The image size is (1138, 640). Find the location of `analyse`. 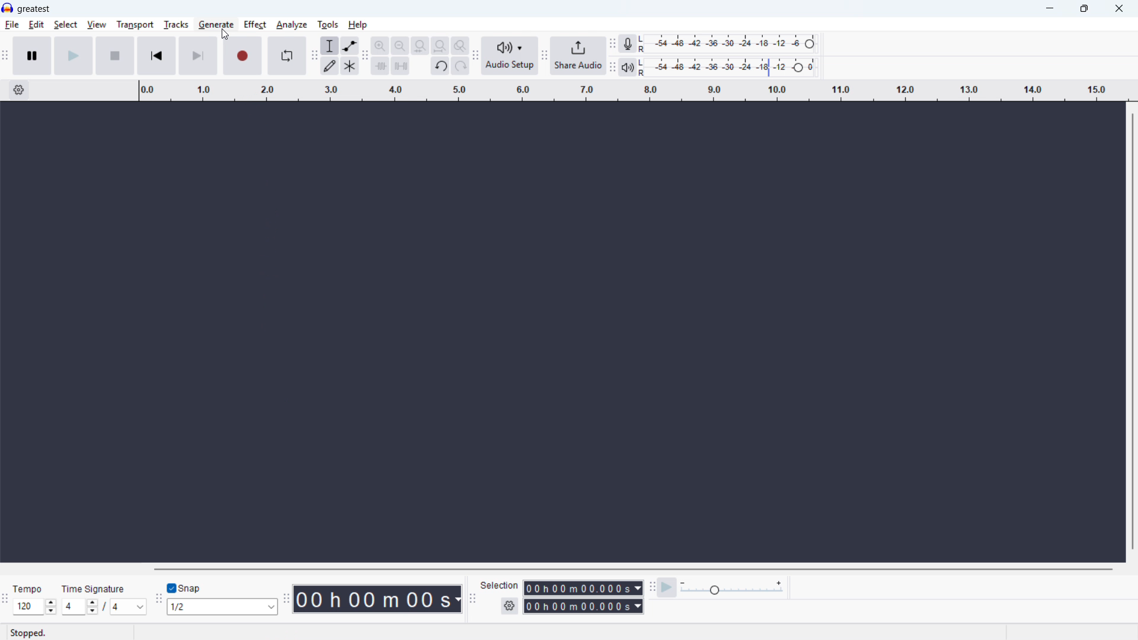

analyse is located at coordinates (292, 25).